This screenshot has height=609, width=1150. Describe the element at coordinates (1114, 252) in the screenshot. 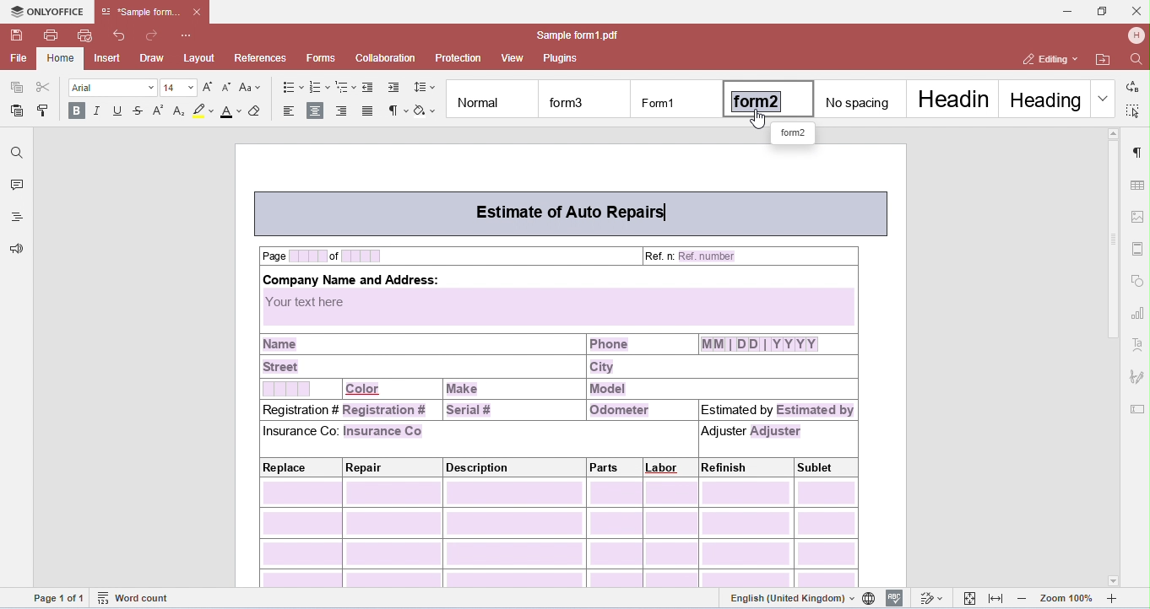

I see `vertical scroll bar` at that location.